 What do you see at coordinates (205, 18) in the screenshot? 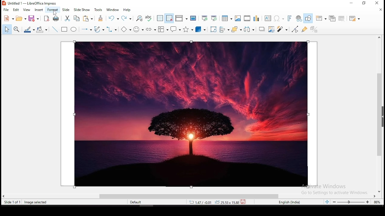
I see `start from first slide` at bounding box center [205, 18].